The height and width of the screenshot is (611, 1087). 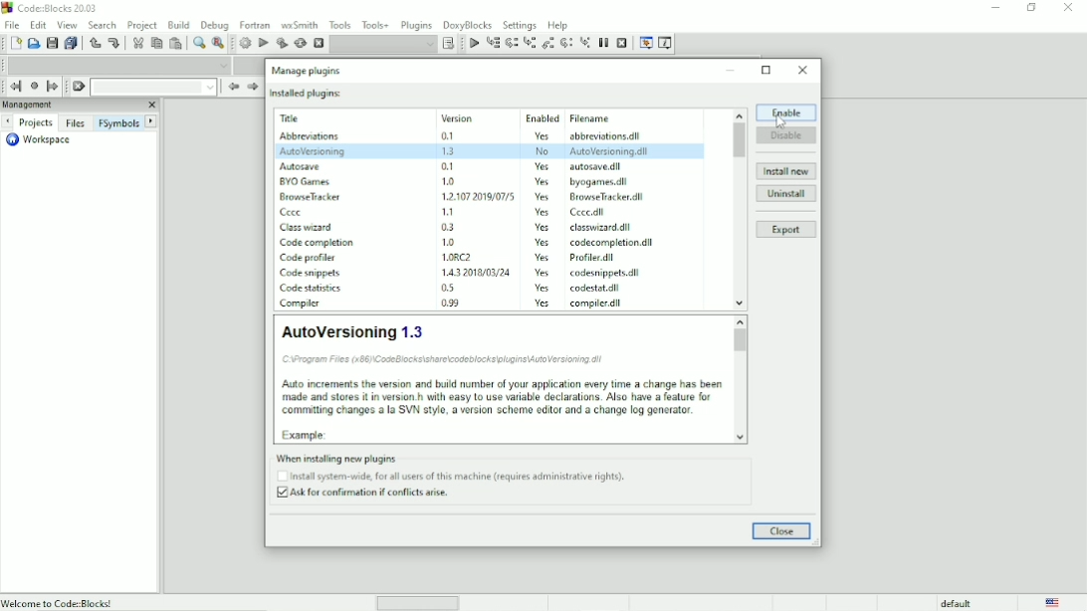 What do you see at coordinates (613, 166) in the screenshot?
I see `file` at bounding box center [613, 166].